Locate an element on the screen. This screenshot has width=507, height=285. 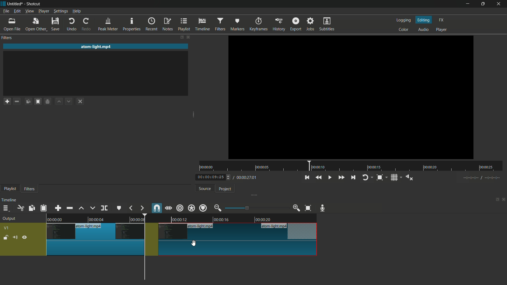
timeline is located at coordinates (203, 25).